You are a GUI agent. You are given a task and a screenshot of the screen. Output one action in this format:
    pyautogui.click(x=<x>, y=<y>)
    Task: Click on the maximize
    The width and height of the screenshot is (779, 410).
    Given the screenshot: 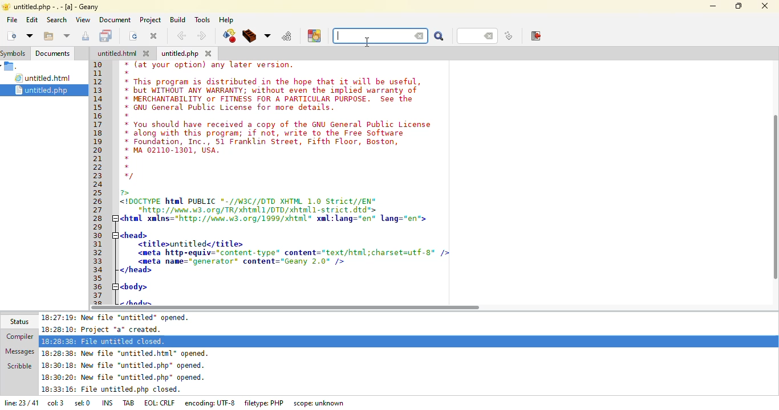 What is the action you would take?
    pyautogui.click(x=739, y=6)
    